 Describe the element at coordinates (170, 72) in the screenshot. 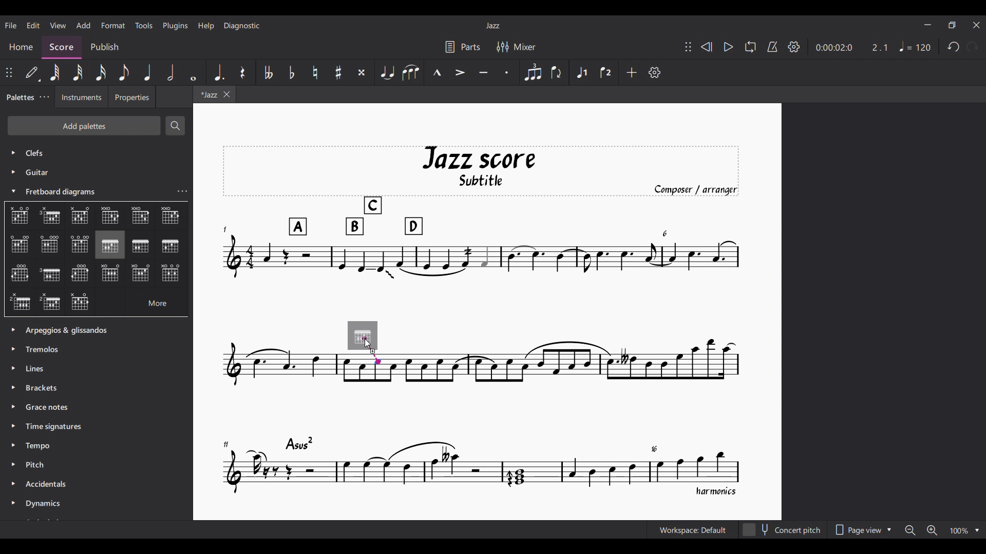

I see `Half note` at that location.